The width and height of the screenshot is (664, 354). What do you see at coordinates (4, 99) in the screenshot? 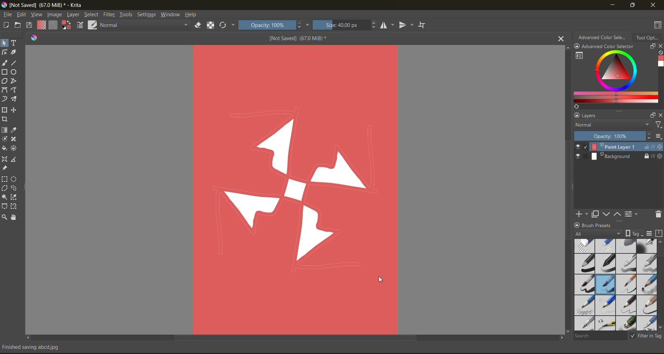
I see `tools` at bounding box center [4, 99].